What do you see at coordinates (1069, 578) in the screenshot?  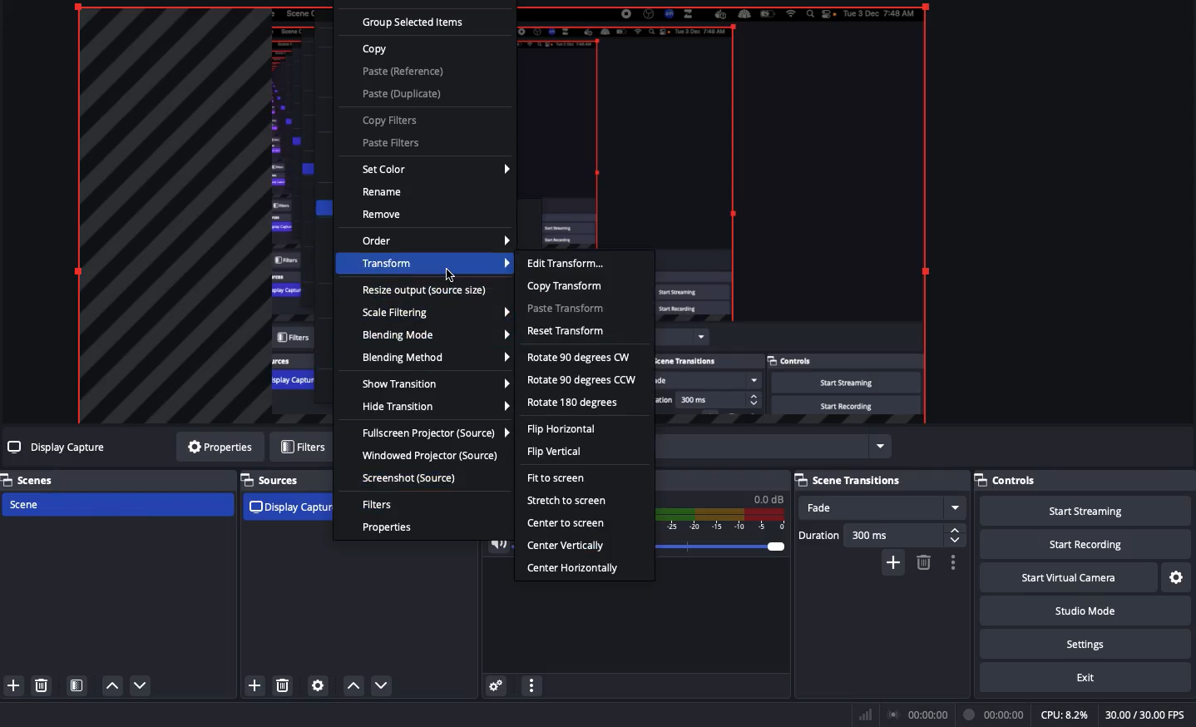 I see `Start virtual camera` at bounding box center [1069, 578].